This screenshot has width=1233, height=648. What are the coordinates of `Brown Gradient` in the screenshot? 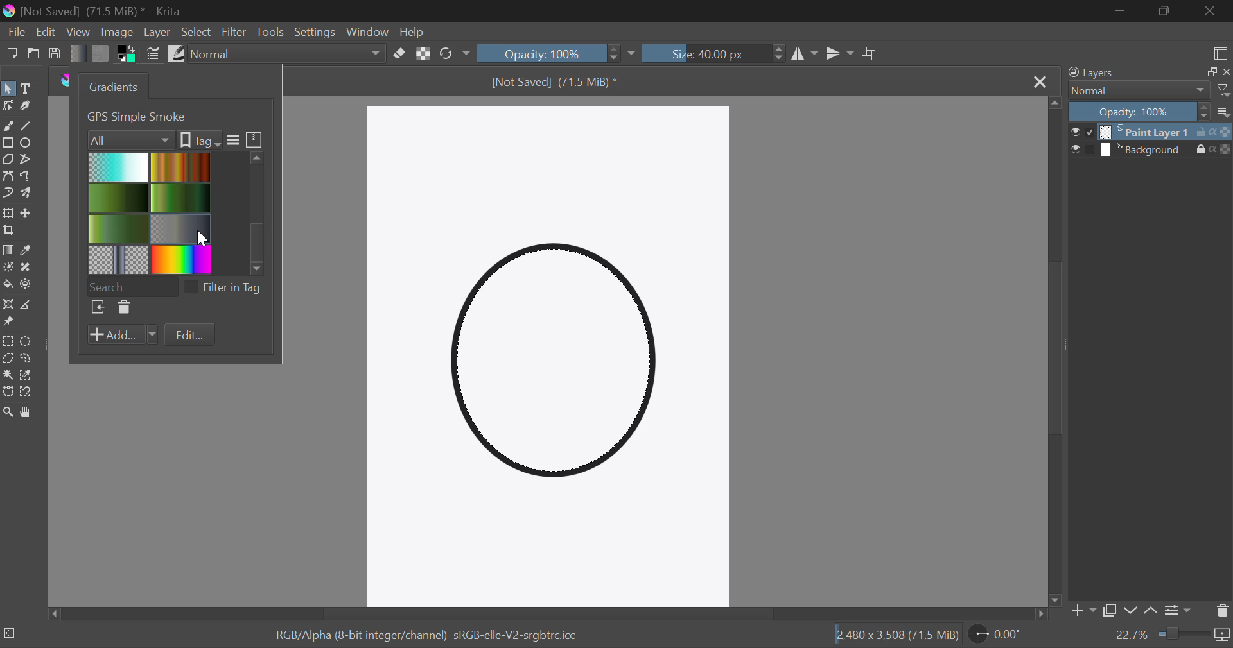 It's located at (182, 167).